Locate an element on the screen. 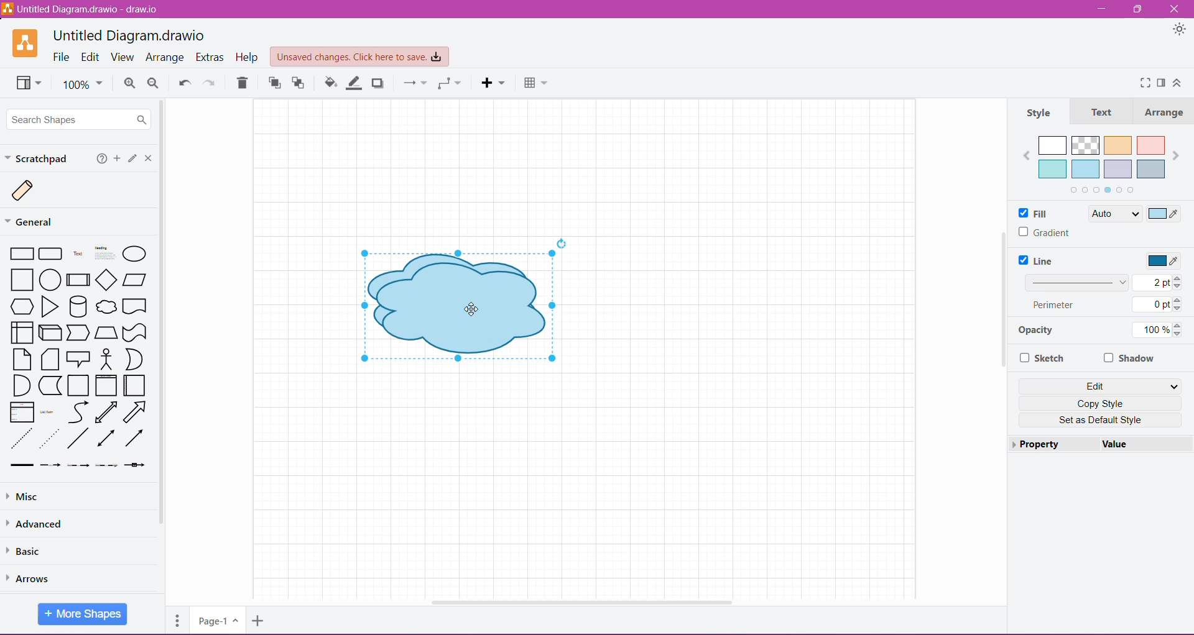  Fill Color is located at coordinates (1037, 214).